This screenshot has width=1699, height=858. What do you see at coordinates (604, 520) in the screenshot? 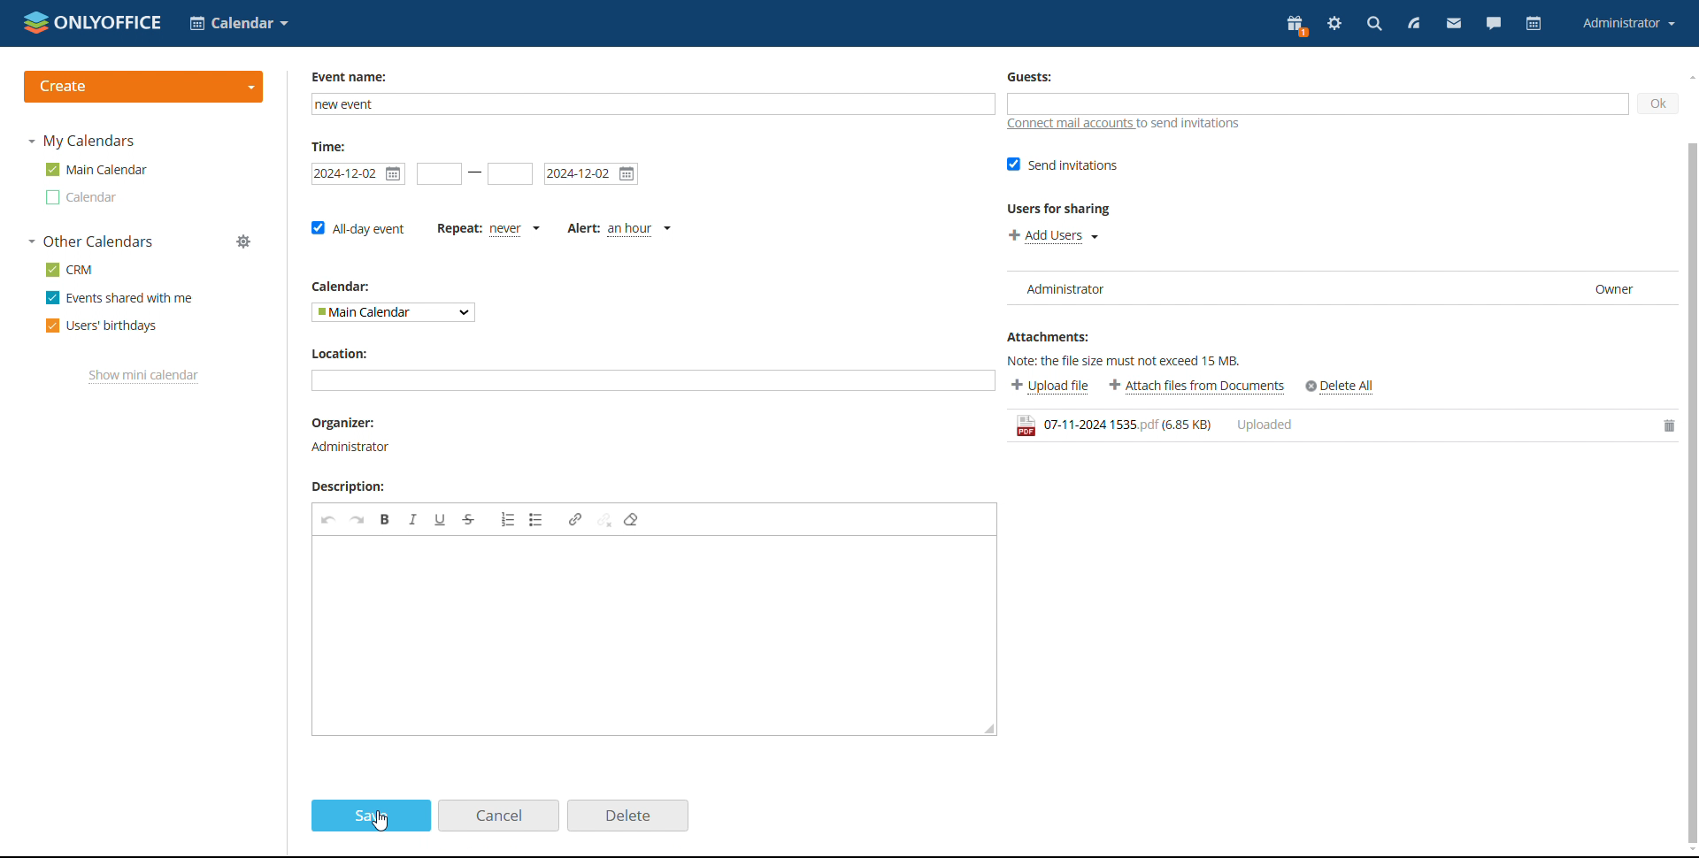
I see `unlink` at bounding box center [604, 520].